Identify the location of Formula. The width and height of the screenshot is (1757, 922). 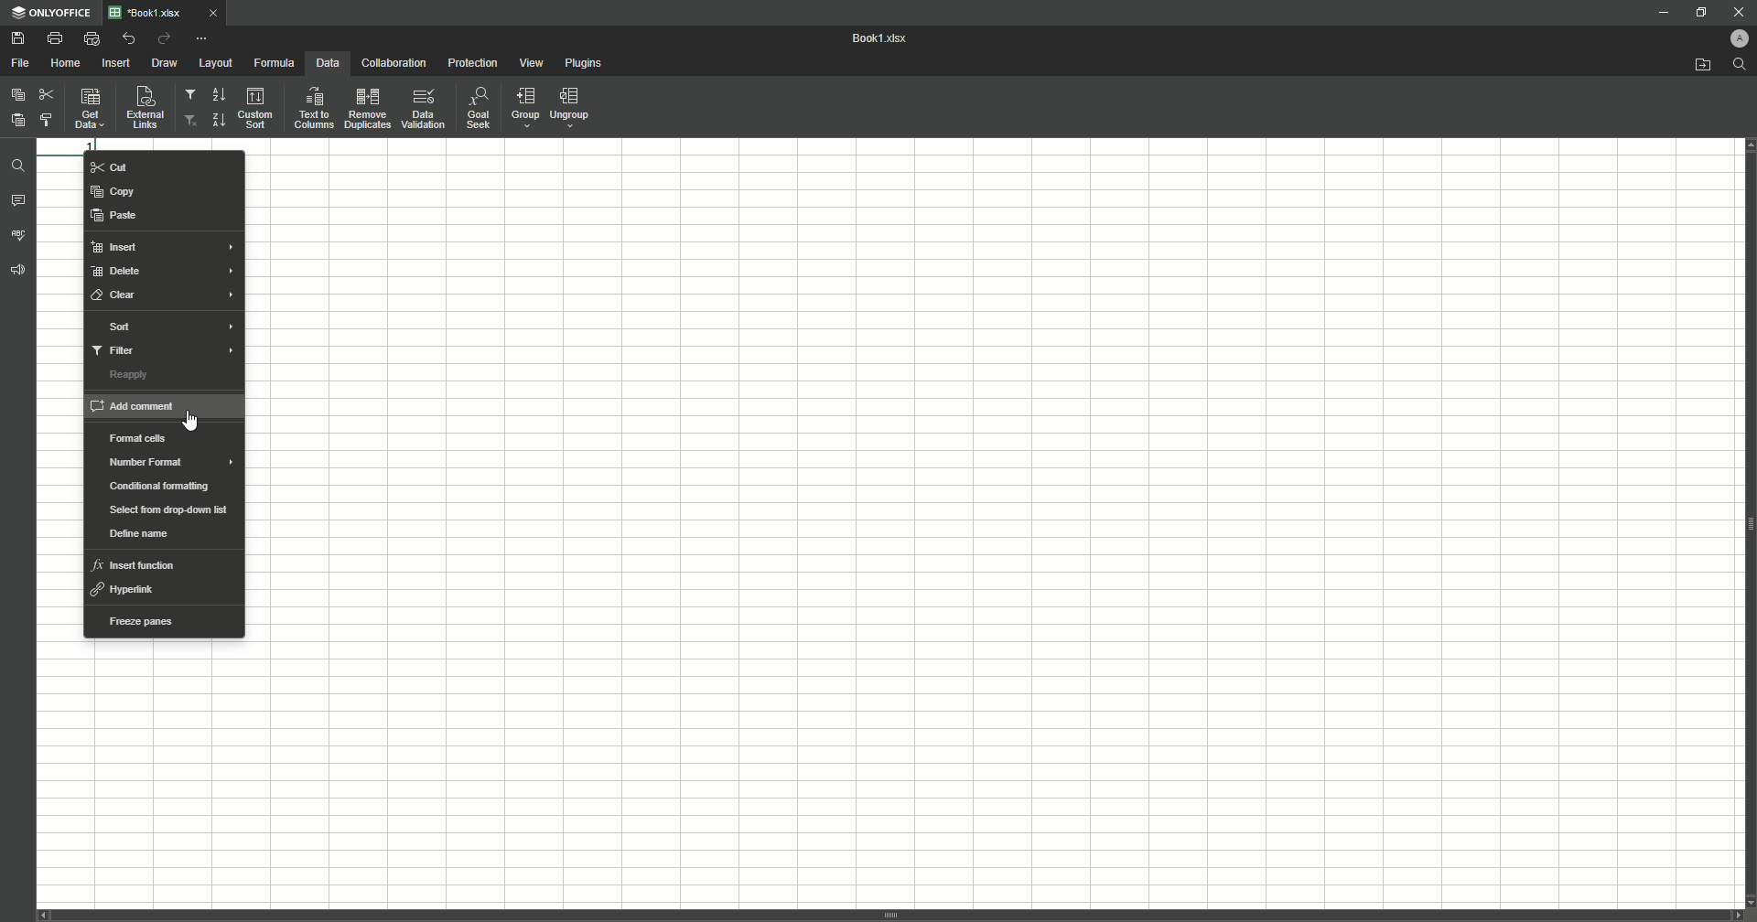
(272, 62).